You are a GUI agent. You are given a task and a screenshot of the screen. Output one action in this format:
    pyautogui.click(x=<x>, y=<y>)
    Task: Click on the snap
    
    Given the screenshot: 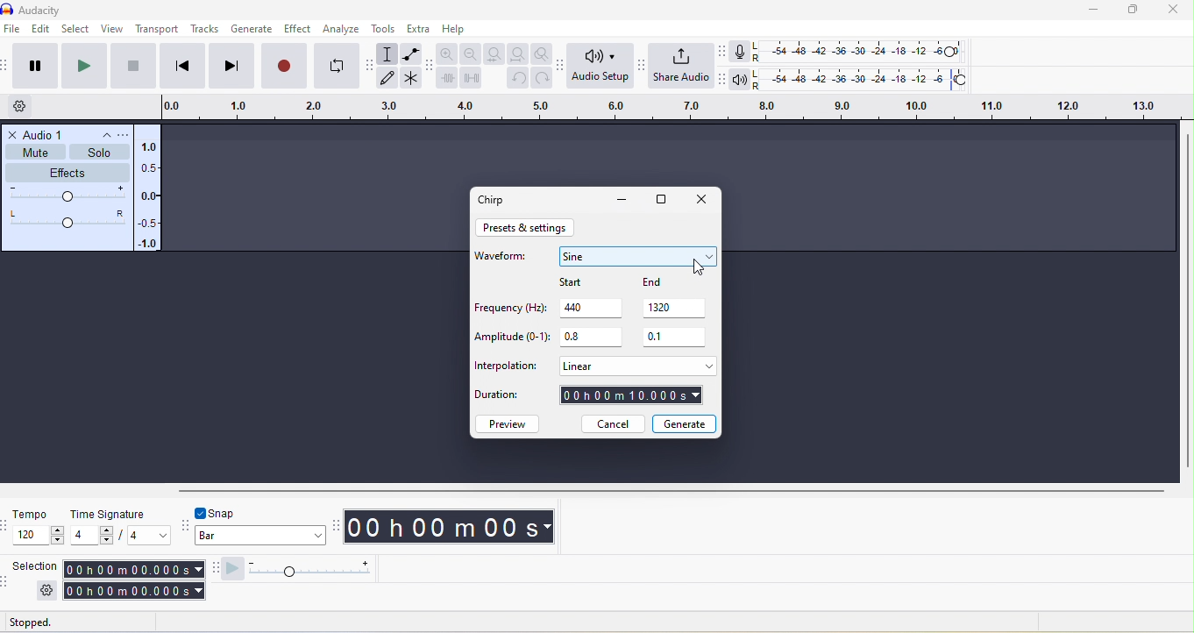 What is the action you would take?
    pyautogui.click(x=231, y=512)
    